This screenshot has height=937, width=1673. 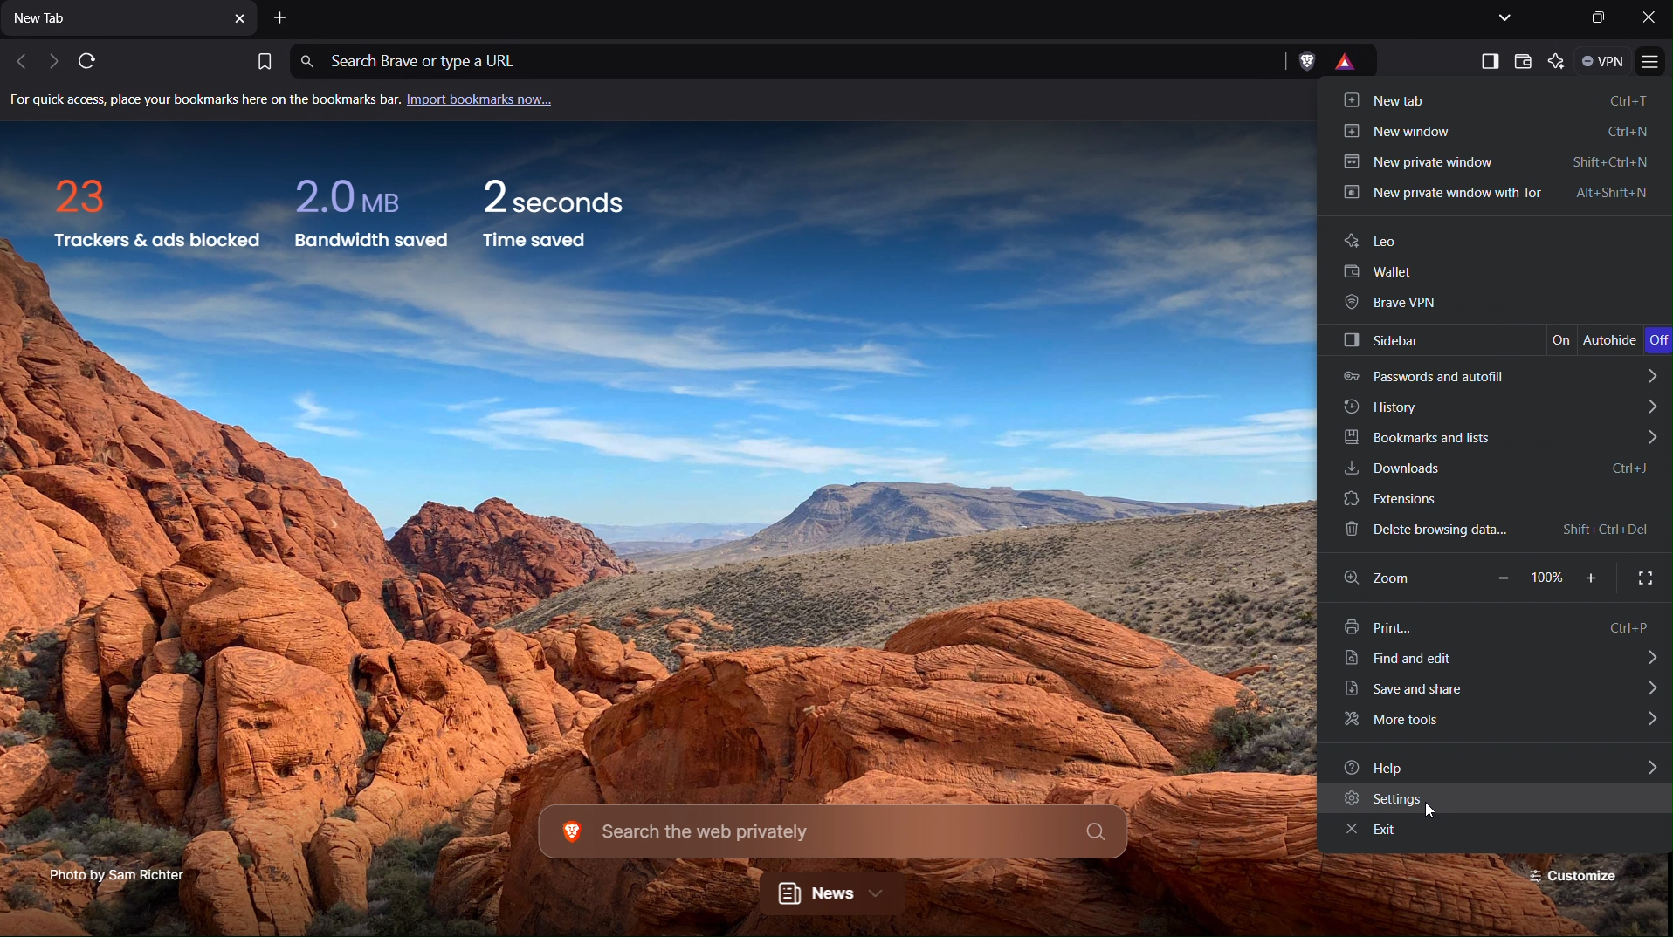 I want to click on Print, so click(x=1497, y=623).